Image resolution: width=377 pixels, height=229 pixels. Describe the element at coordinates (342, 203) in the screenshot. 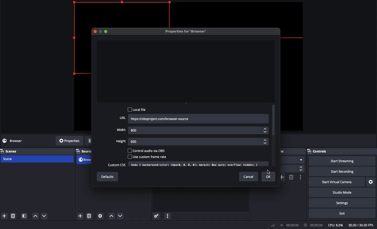

I see `Settings` at that location.